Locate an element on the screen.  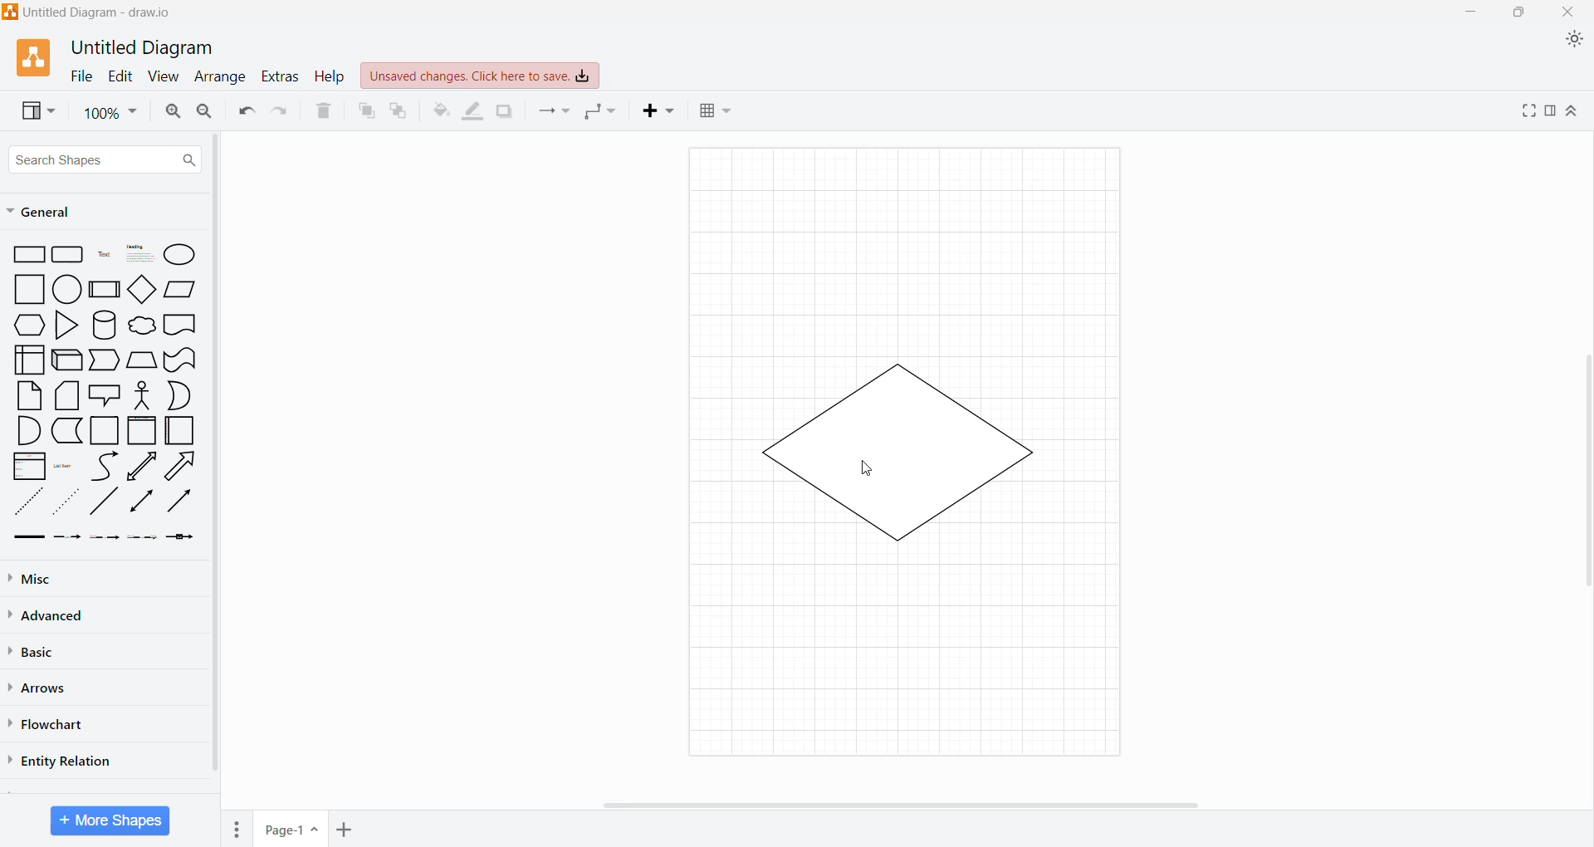
Hexagon is located at coordinates (29, 325).